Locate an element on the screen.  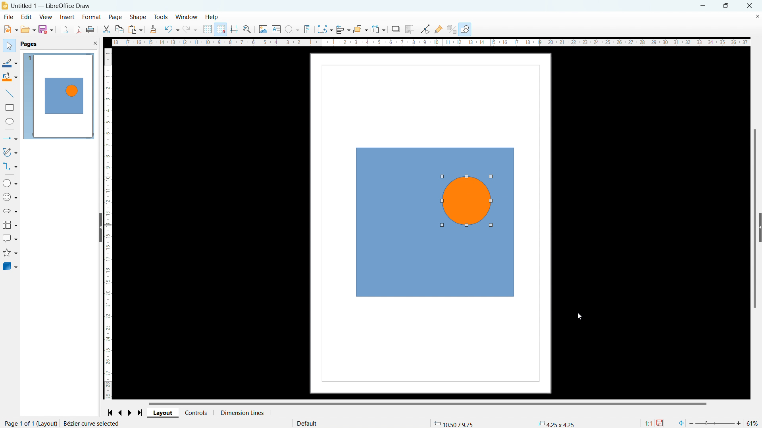
basic shapes is located at coordinates (10, 183).